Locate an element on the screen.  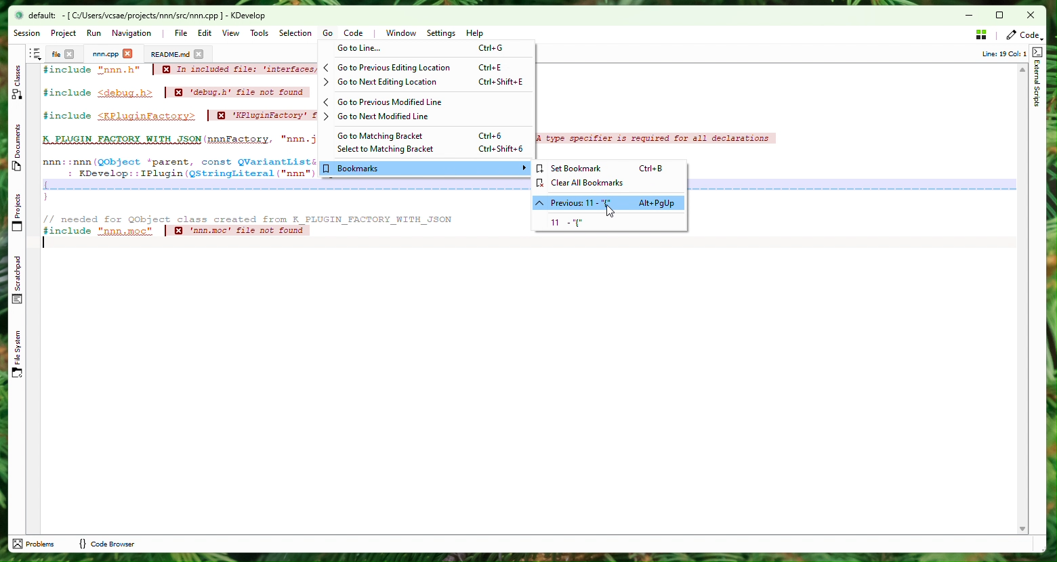
Go to previous modified line is located at coordinates (426, 102).